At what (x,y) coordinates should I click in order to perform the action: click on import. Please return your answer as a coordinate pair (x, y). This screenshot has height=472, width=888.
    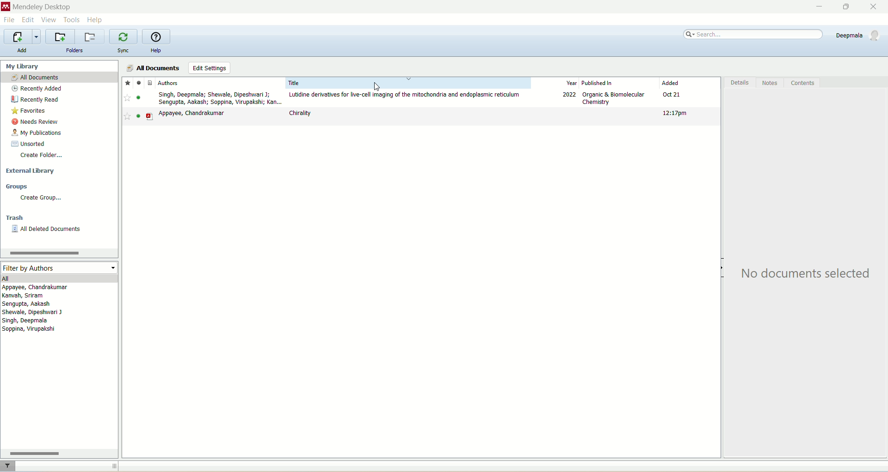
    Looking at the image, I should click on (23, 37).